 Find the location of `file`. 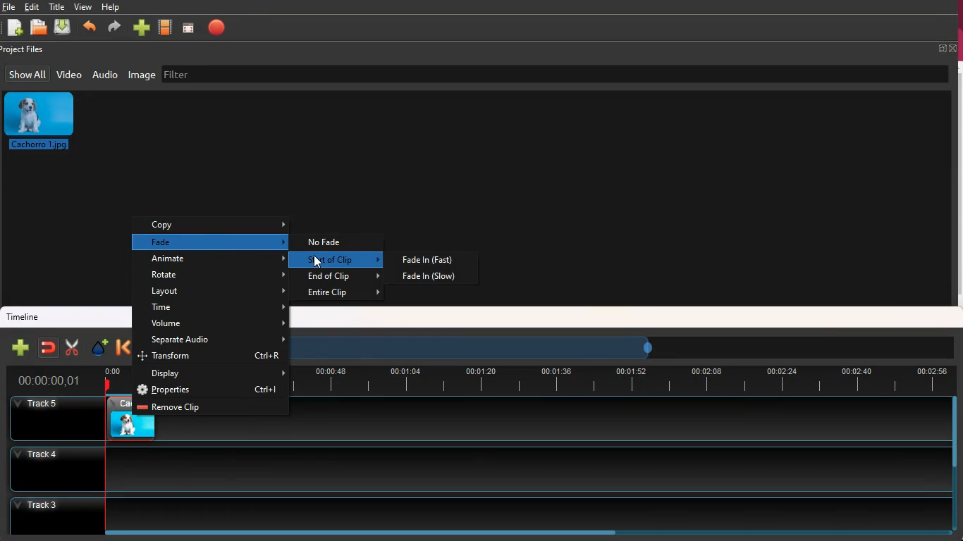

file is located at coordinates (8, 6).